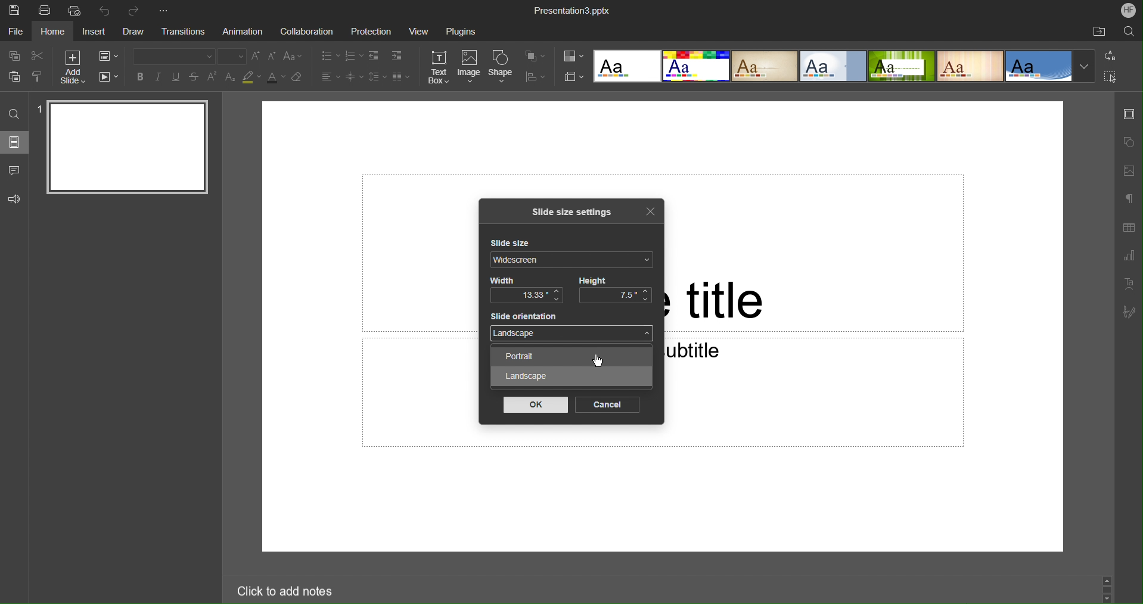 The width and height of the screenshot is (1143, 604). I want to click on Account, so click(1129, 10).